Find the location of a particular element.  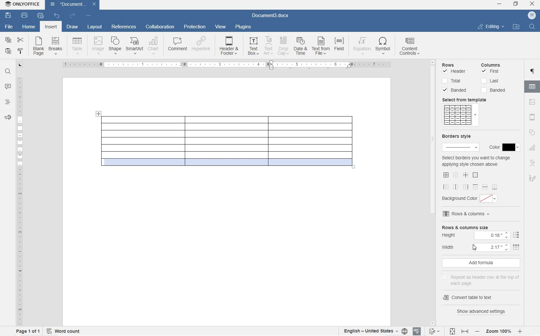

Banded is located at coordinates (455, 90).